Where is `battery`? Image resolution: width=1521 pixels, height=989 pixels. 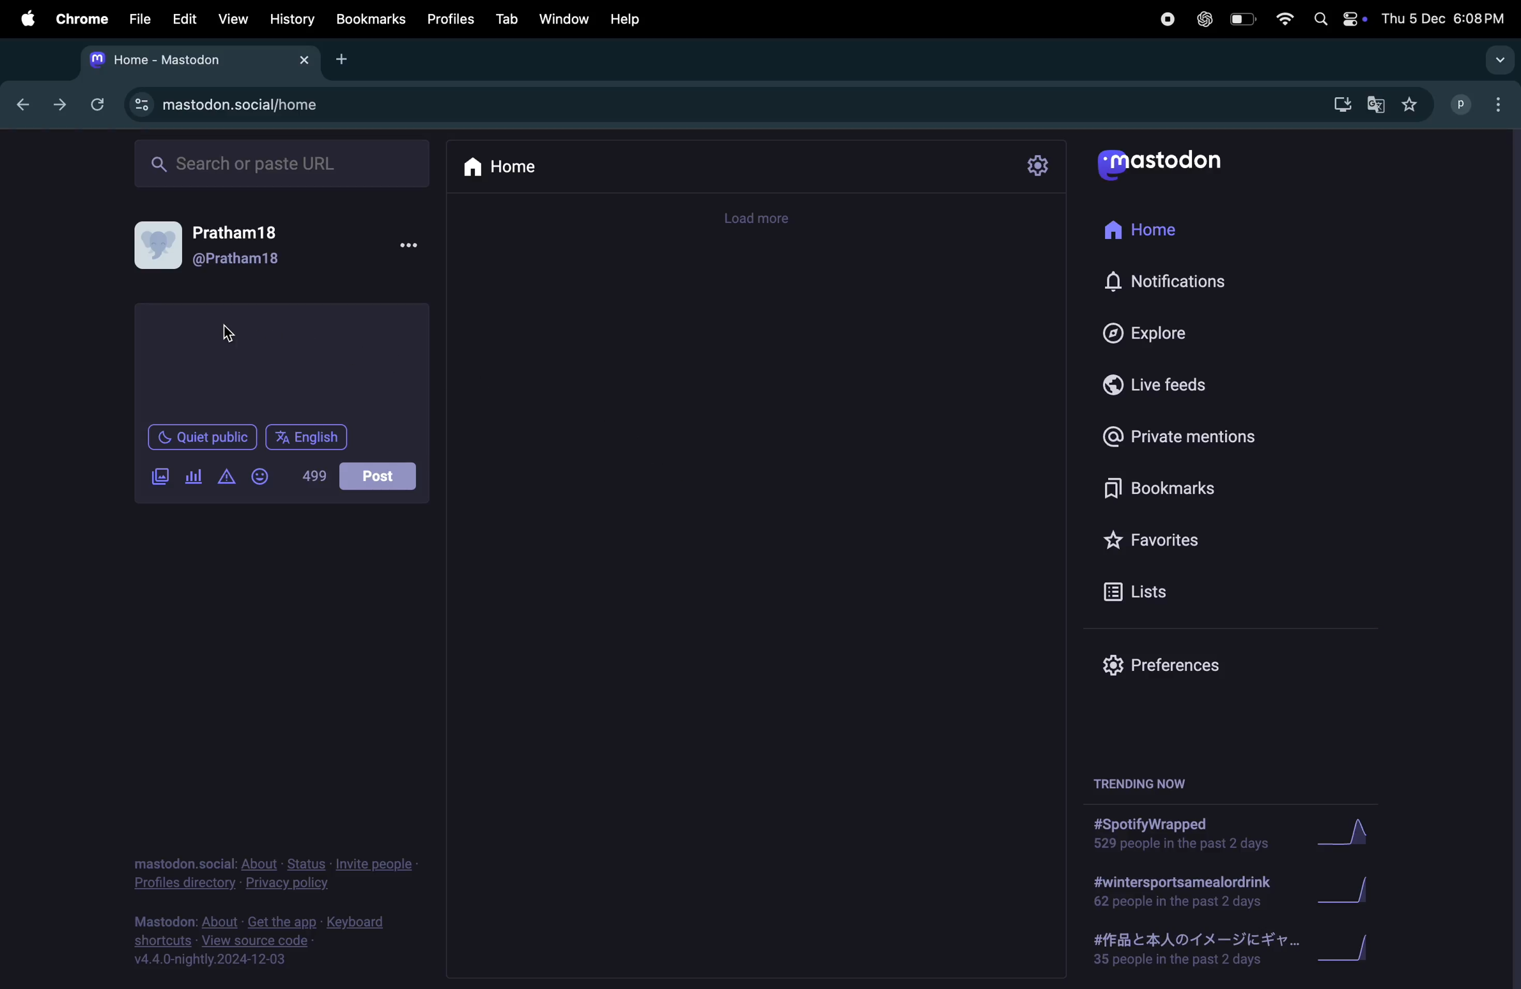
battery is located at coordinates (1243, 20).